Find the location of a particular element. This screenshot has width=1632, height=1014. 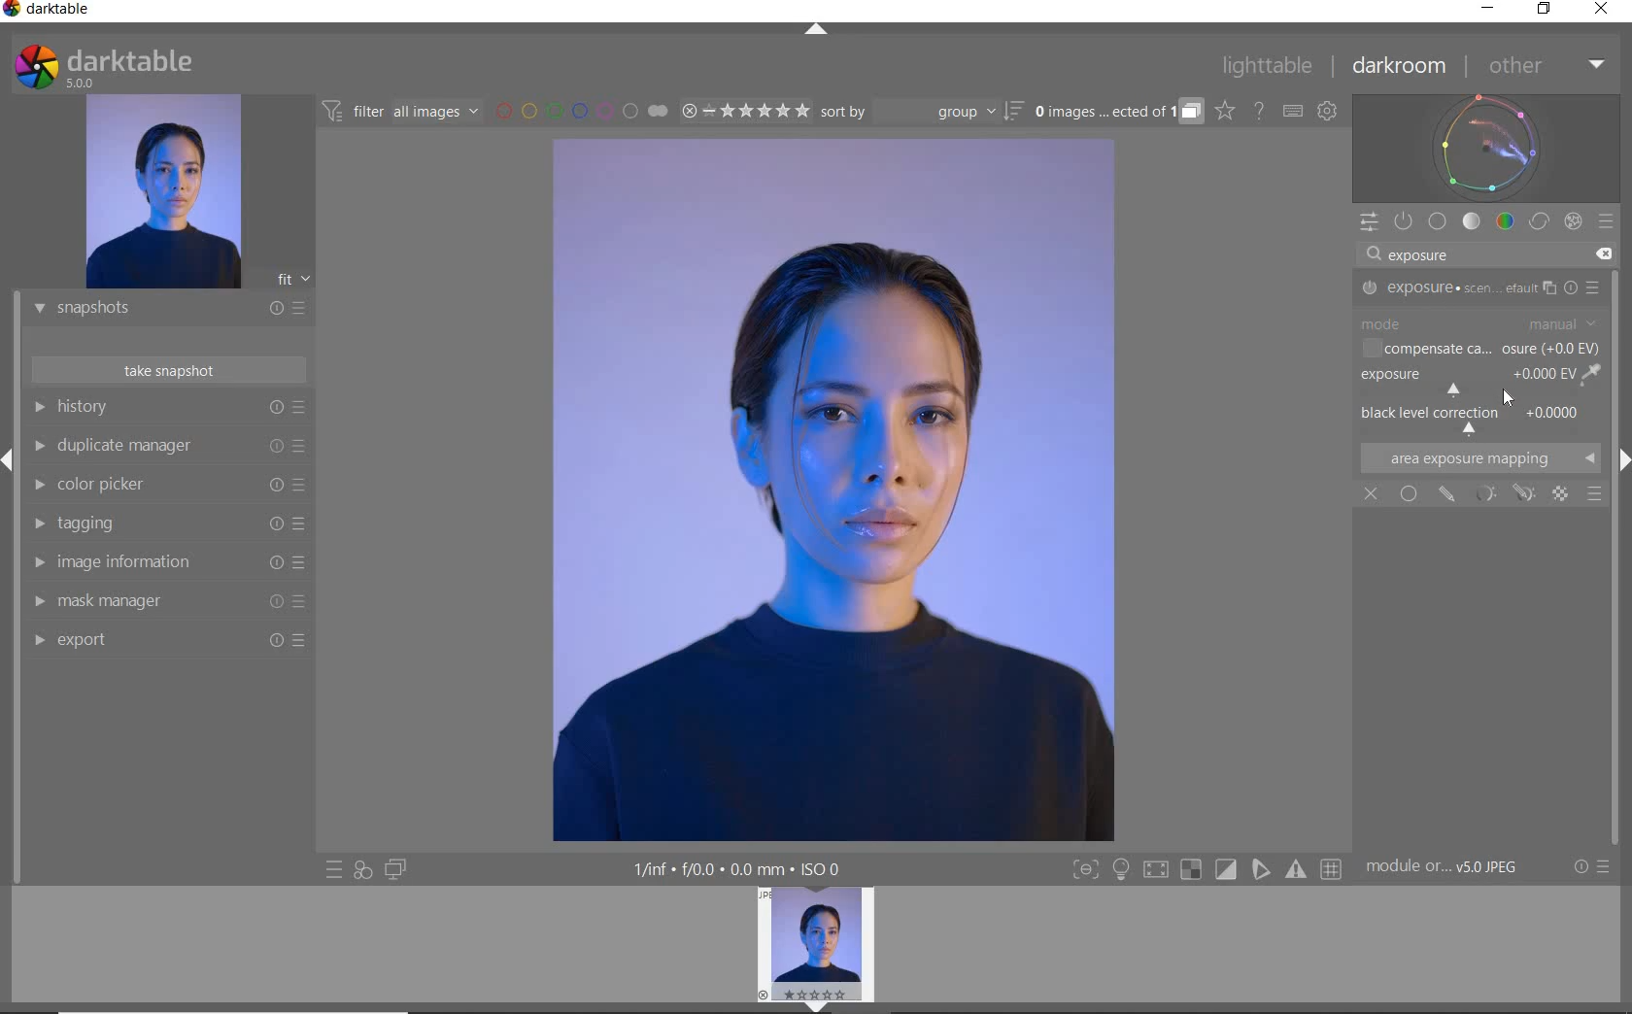

CLICK TO CHANGE THE OVERLAYS SHOWN ON THUMBNAILS is located at coordinates (1225, 111).